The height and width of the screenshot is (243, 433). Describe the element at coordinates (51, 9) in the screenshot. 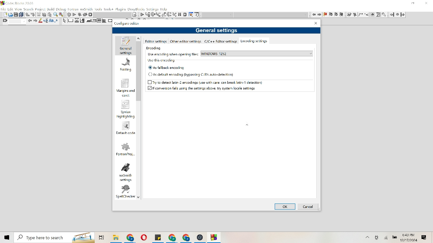

I see `Build` at that location.